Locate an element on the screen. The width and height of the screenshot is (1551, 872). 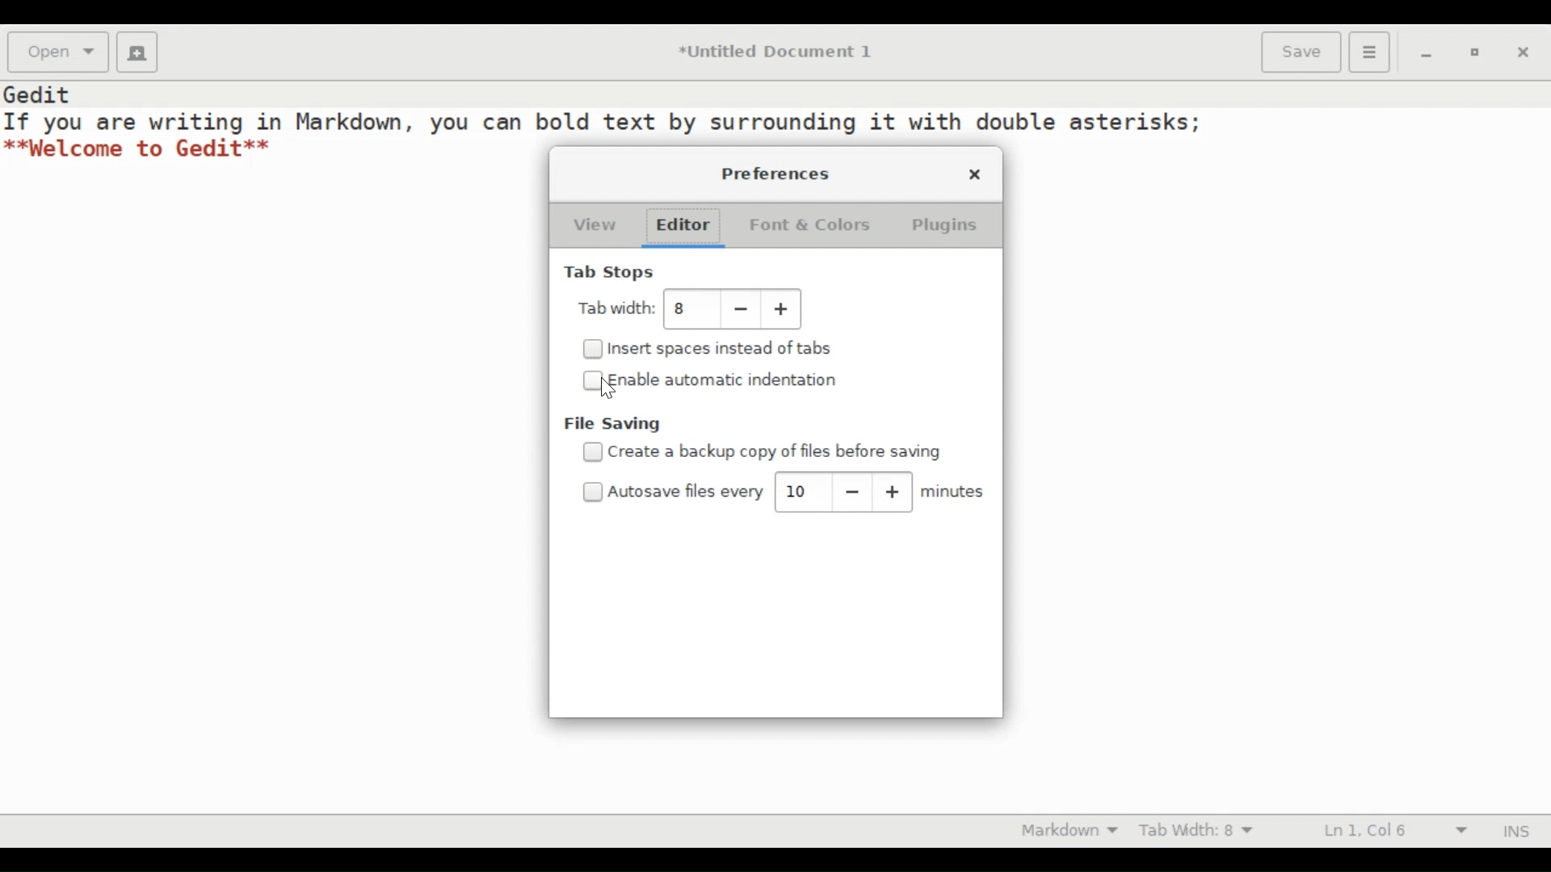
Tab Stops is located at coordinates (615, 270).